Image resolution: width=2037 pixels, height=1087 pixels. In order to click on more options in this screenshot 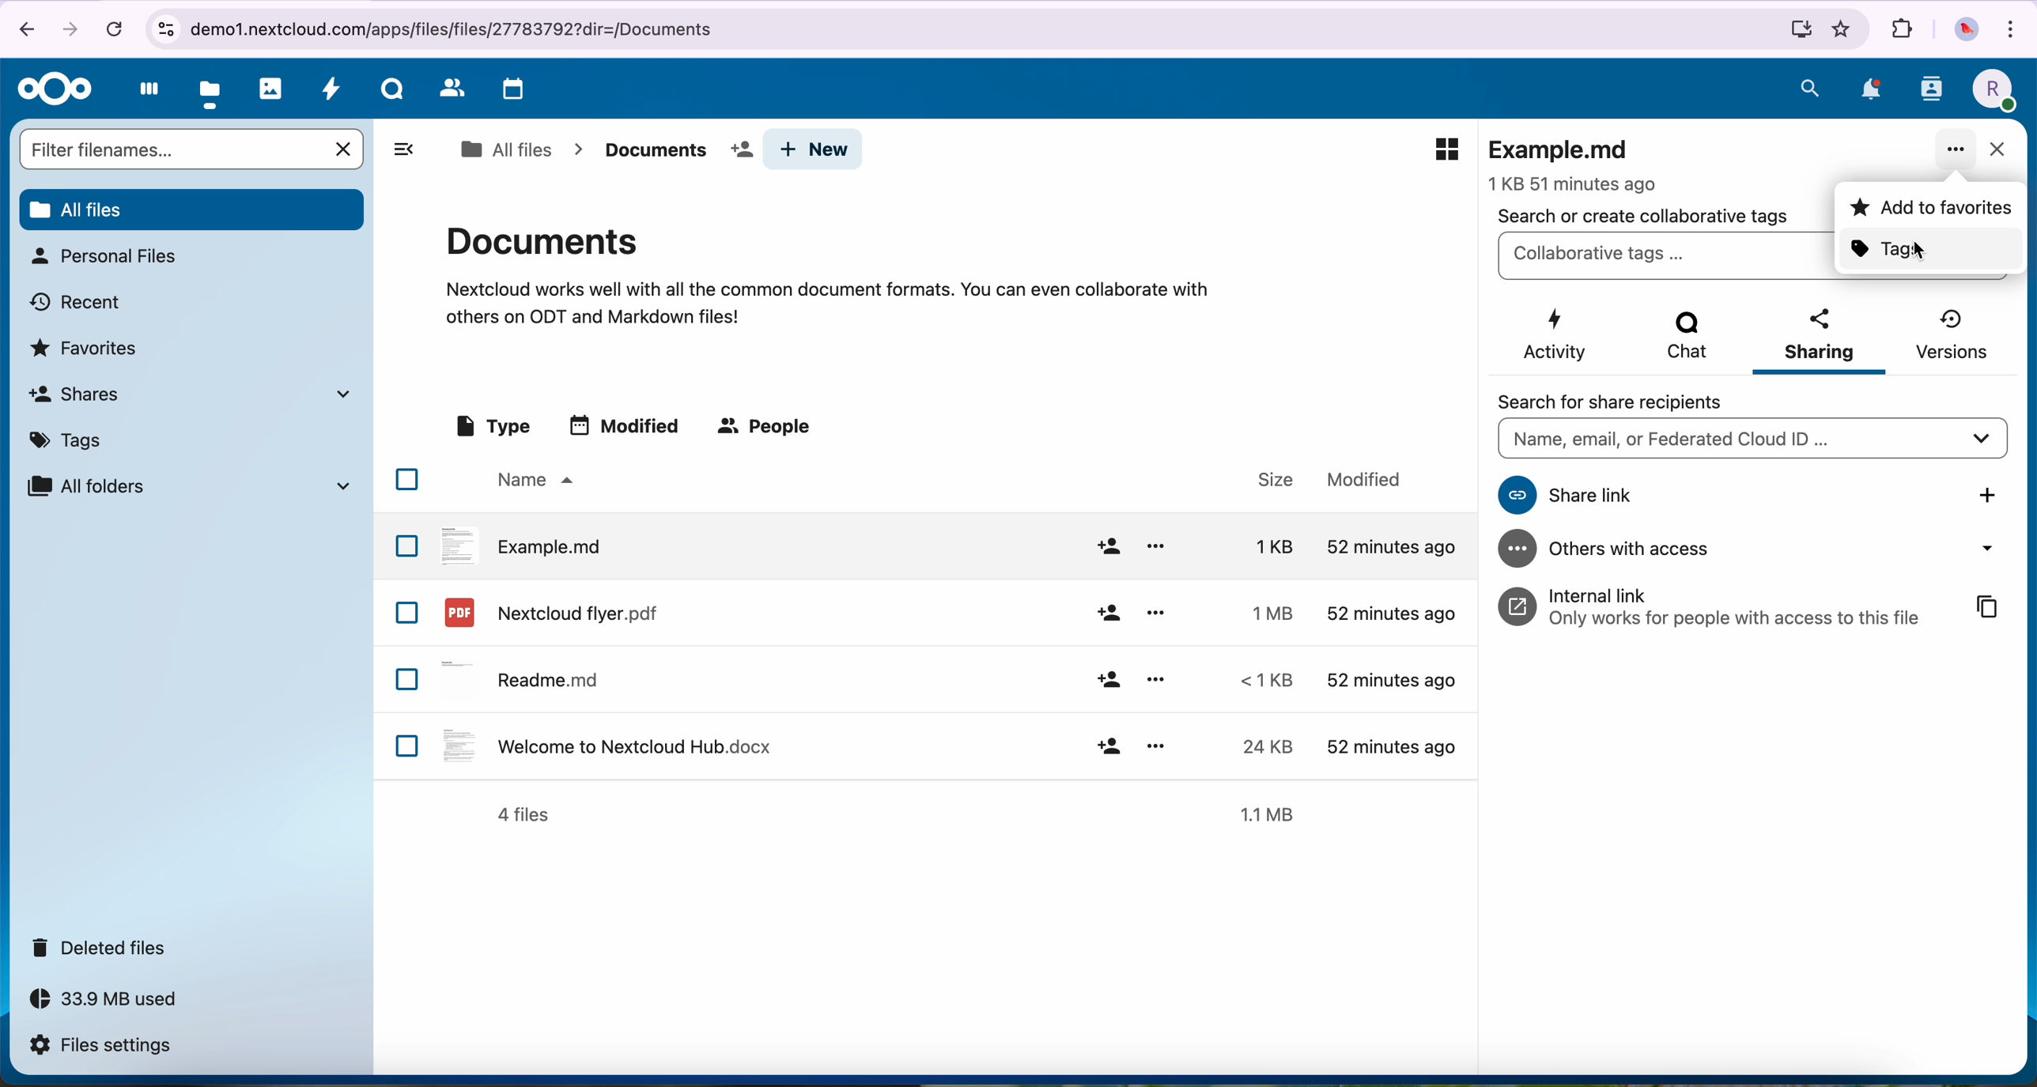, I will do `click(1956, 151)`.